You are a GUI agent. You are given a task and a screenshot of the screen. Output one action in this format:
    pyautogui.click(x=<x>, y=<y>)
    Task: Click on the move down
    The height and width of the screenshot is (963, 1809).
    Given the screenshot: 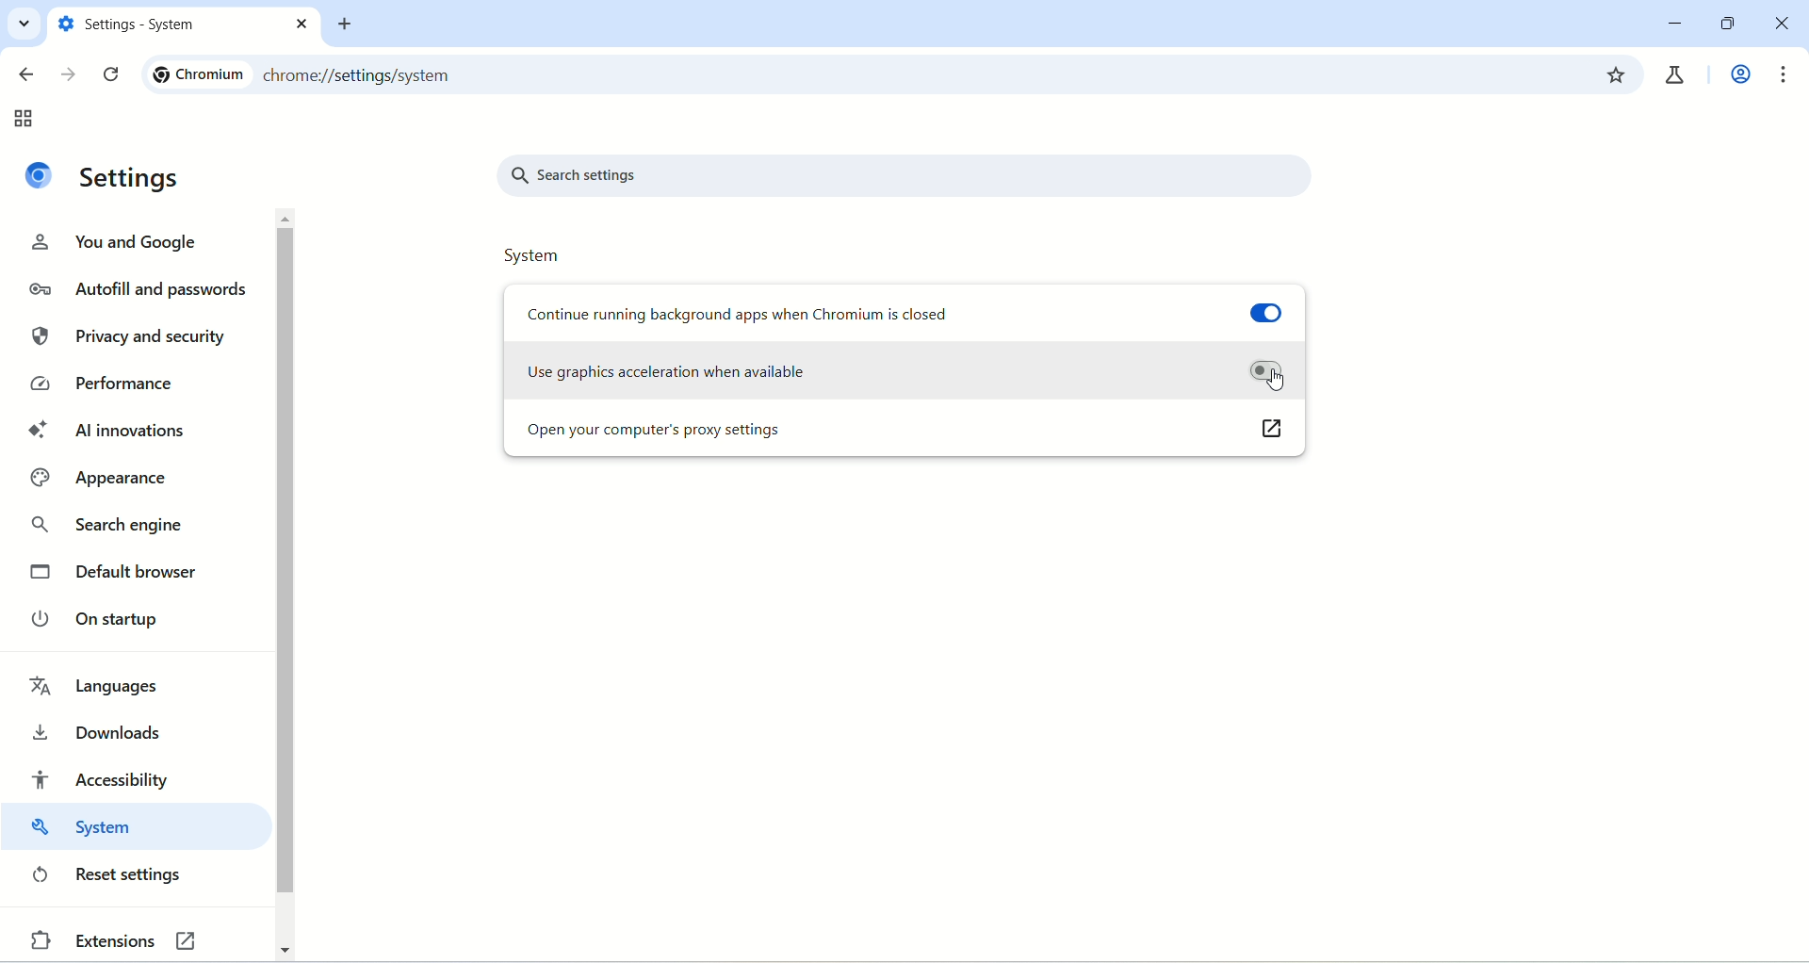 What is the action you would take?
    pyautogui.click(x=284, y=948)
    